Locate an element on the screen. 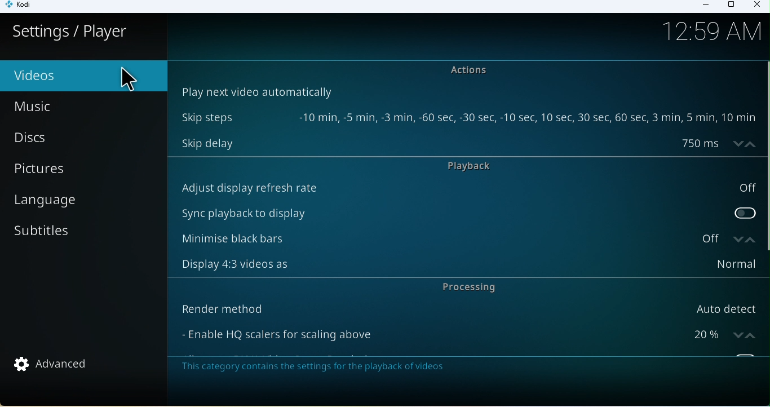  actions is located at coordinates (473, 67).